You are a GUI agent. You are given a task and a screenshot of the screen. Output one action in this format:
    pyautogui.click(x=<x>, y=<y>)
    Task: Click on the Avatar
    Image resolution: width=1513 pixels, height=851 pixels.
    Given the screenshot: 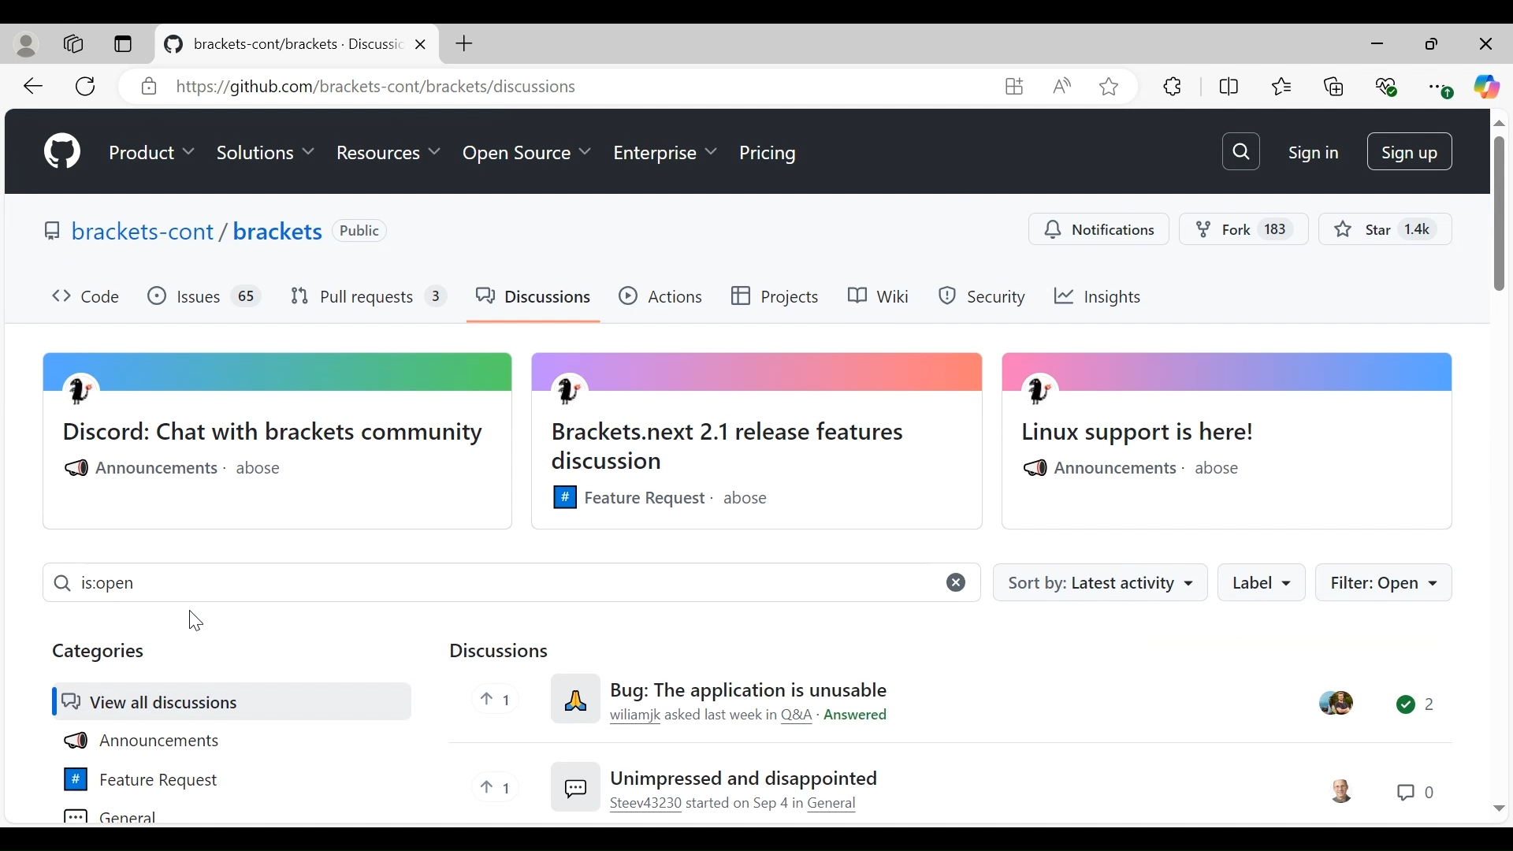 What is the action you would take?
    pyautogui.click(x=758, y=383)
    